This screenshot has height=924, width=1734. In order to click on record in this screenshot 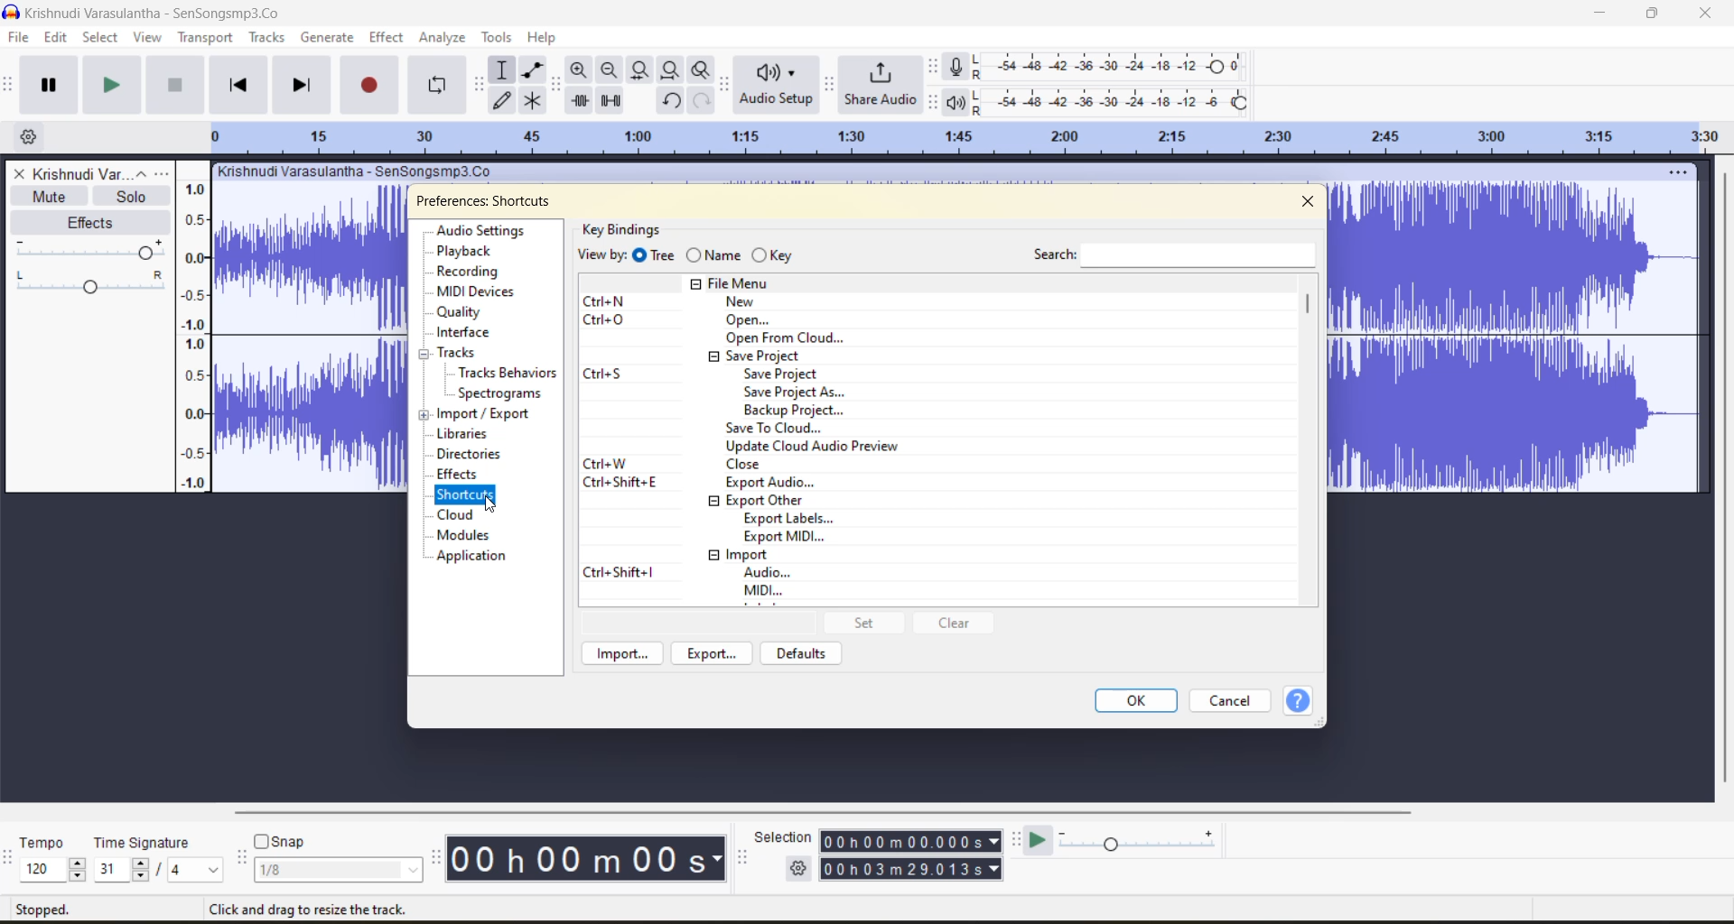, I will do `click(372, 84)`.